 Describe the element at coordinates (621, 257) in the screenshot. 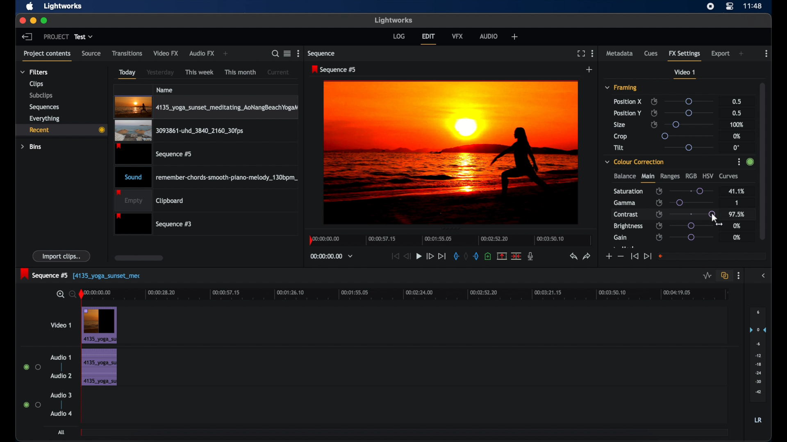

I see `decrement` at that location.